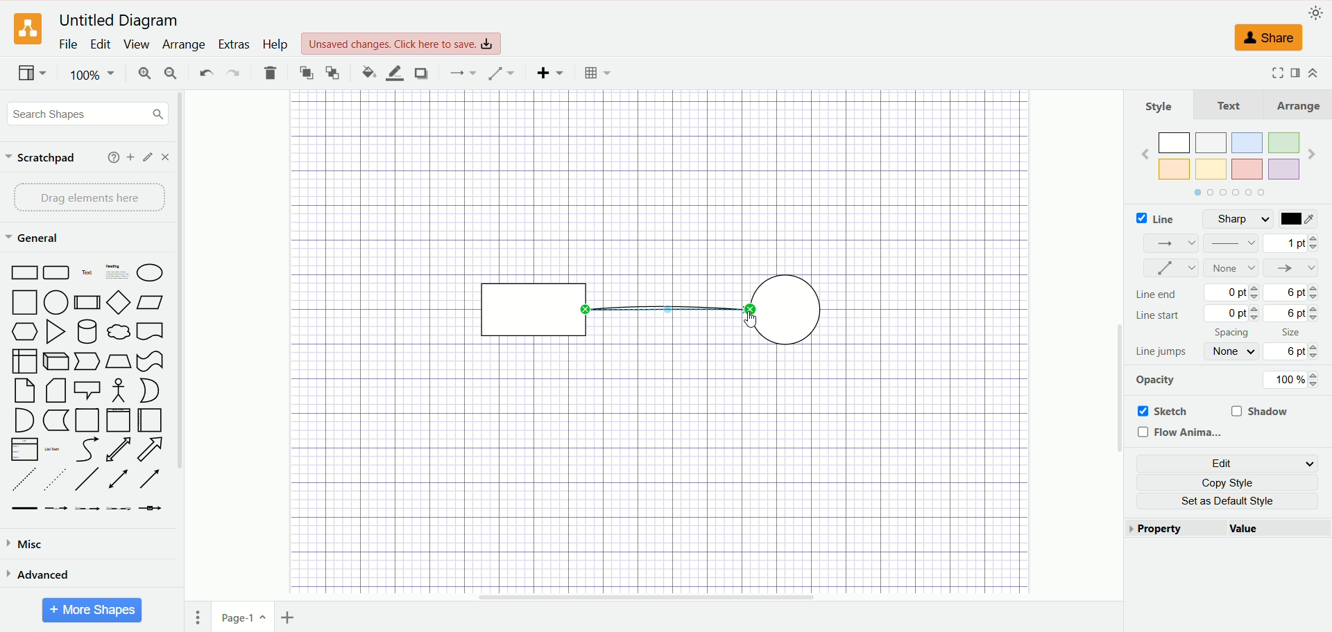 Image resolution: width=1332 pixels, height=632 pixels. What do you see at coordinates (1229, 500) in the screenshot?
I see `set as default style` at bounding box center [1229, 500].